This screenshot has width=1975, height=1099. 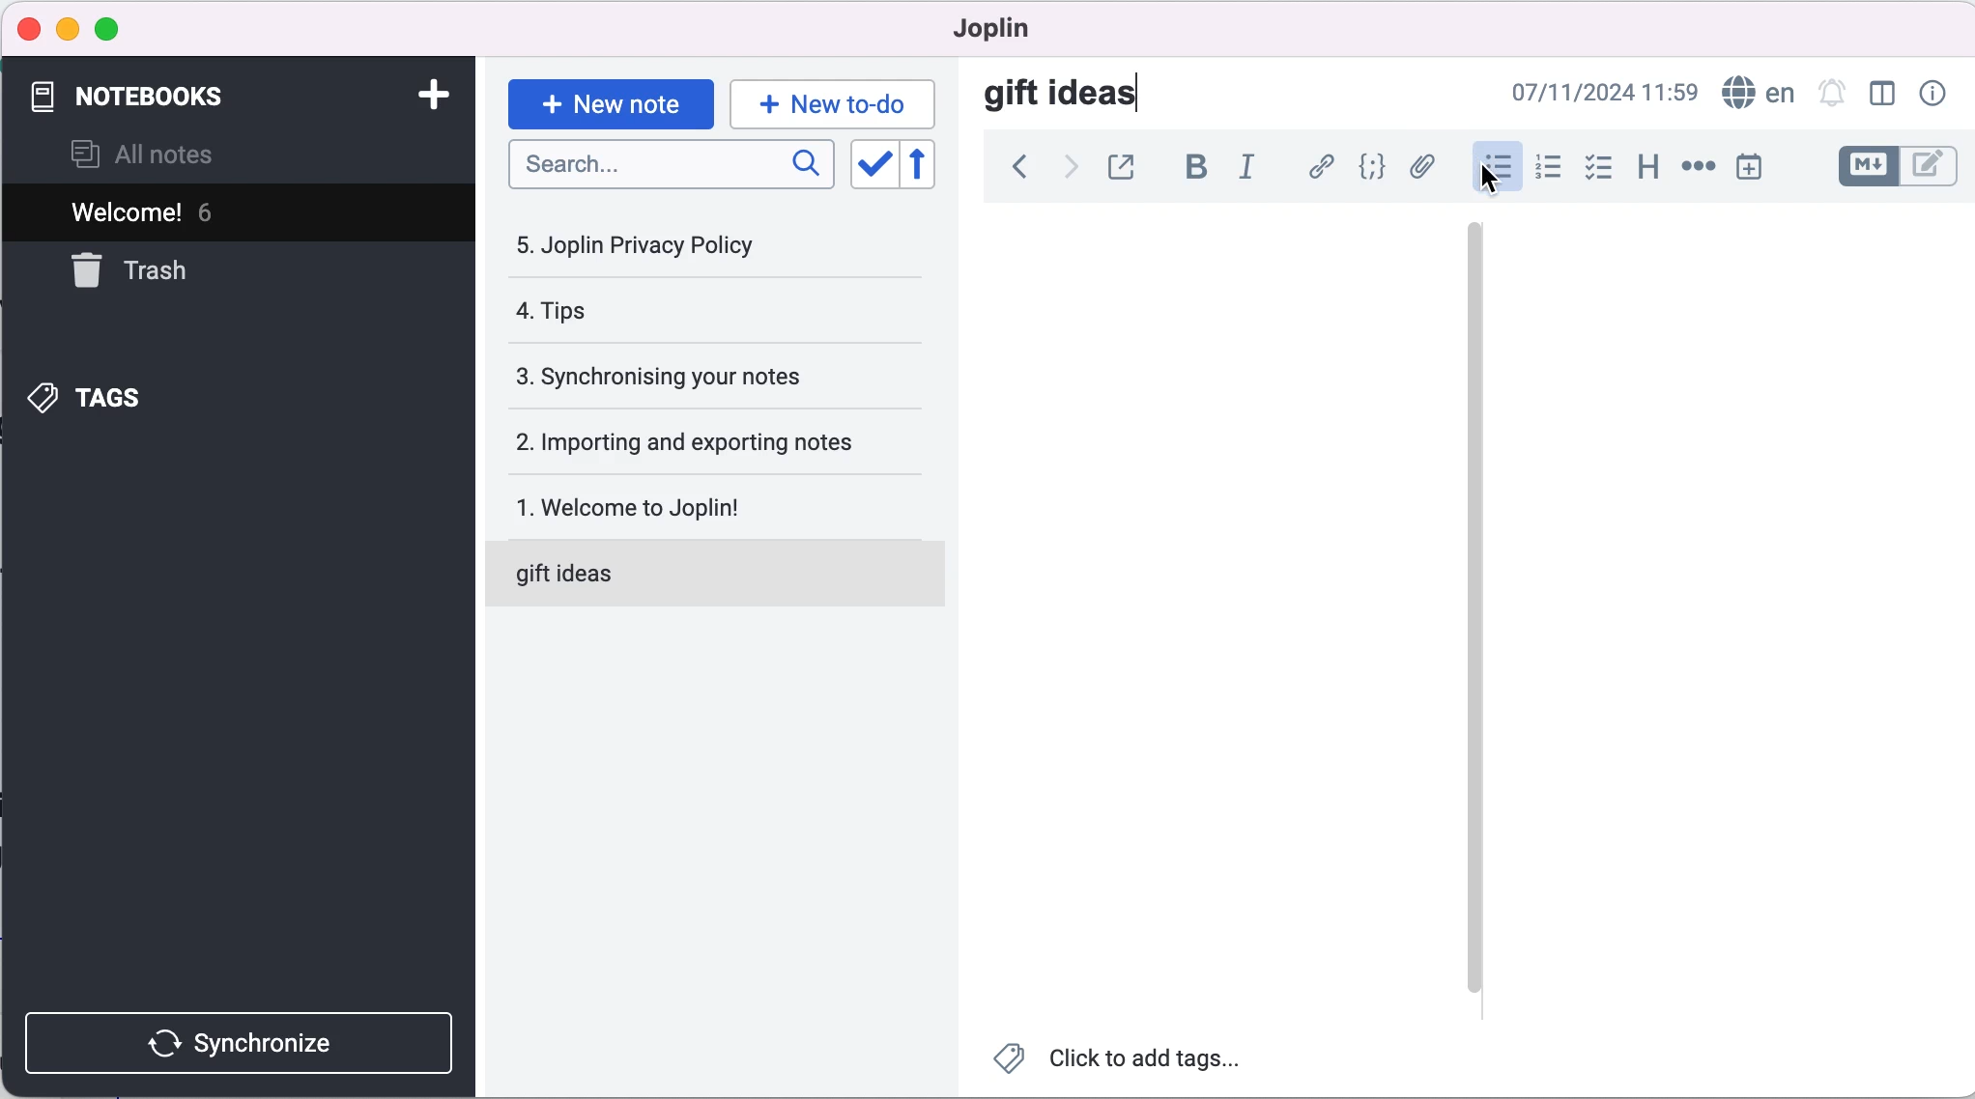 I want to click on back, so click(x=1014, y=170).